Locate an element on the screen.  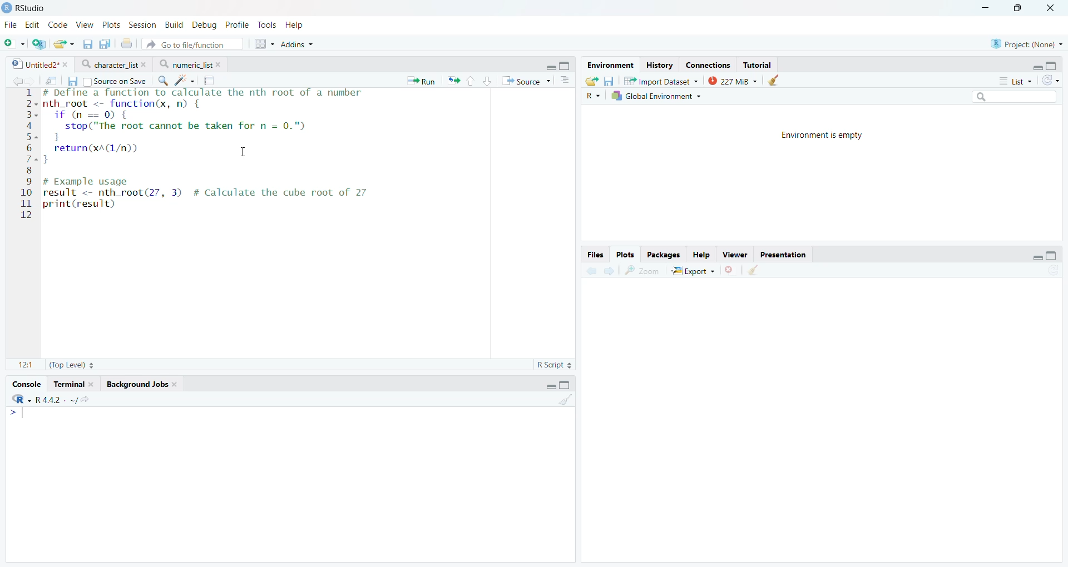
Debug is located at coordinates (204, 25).